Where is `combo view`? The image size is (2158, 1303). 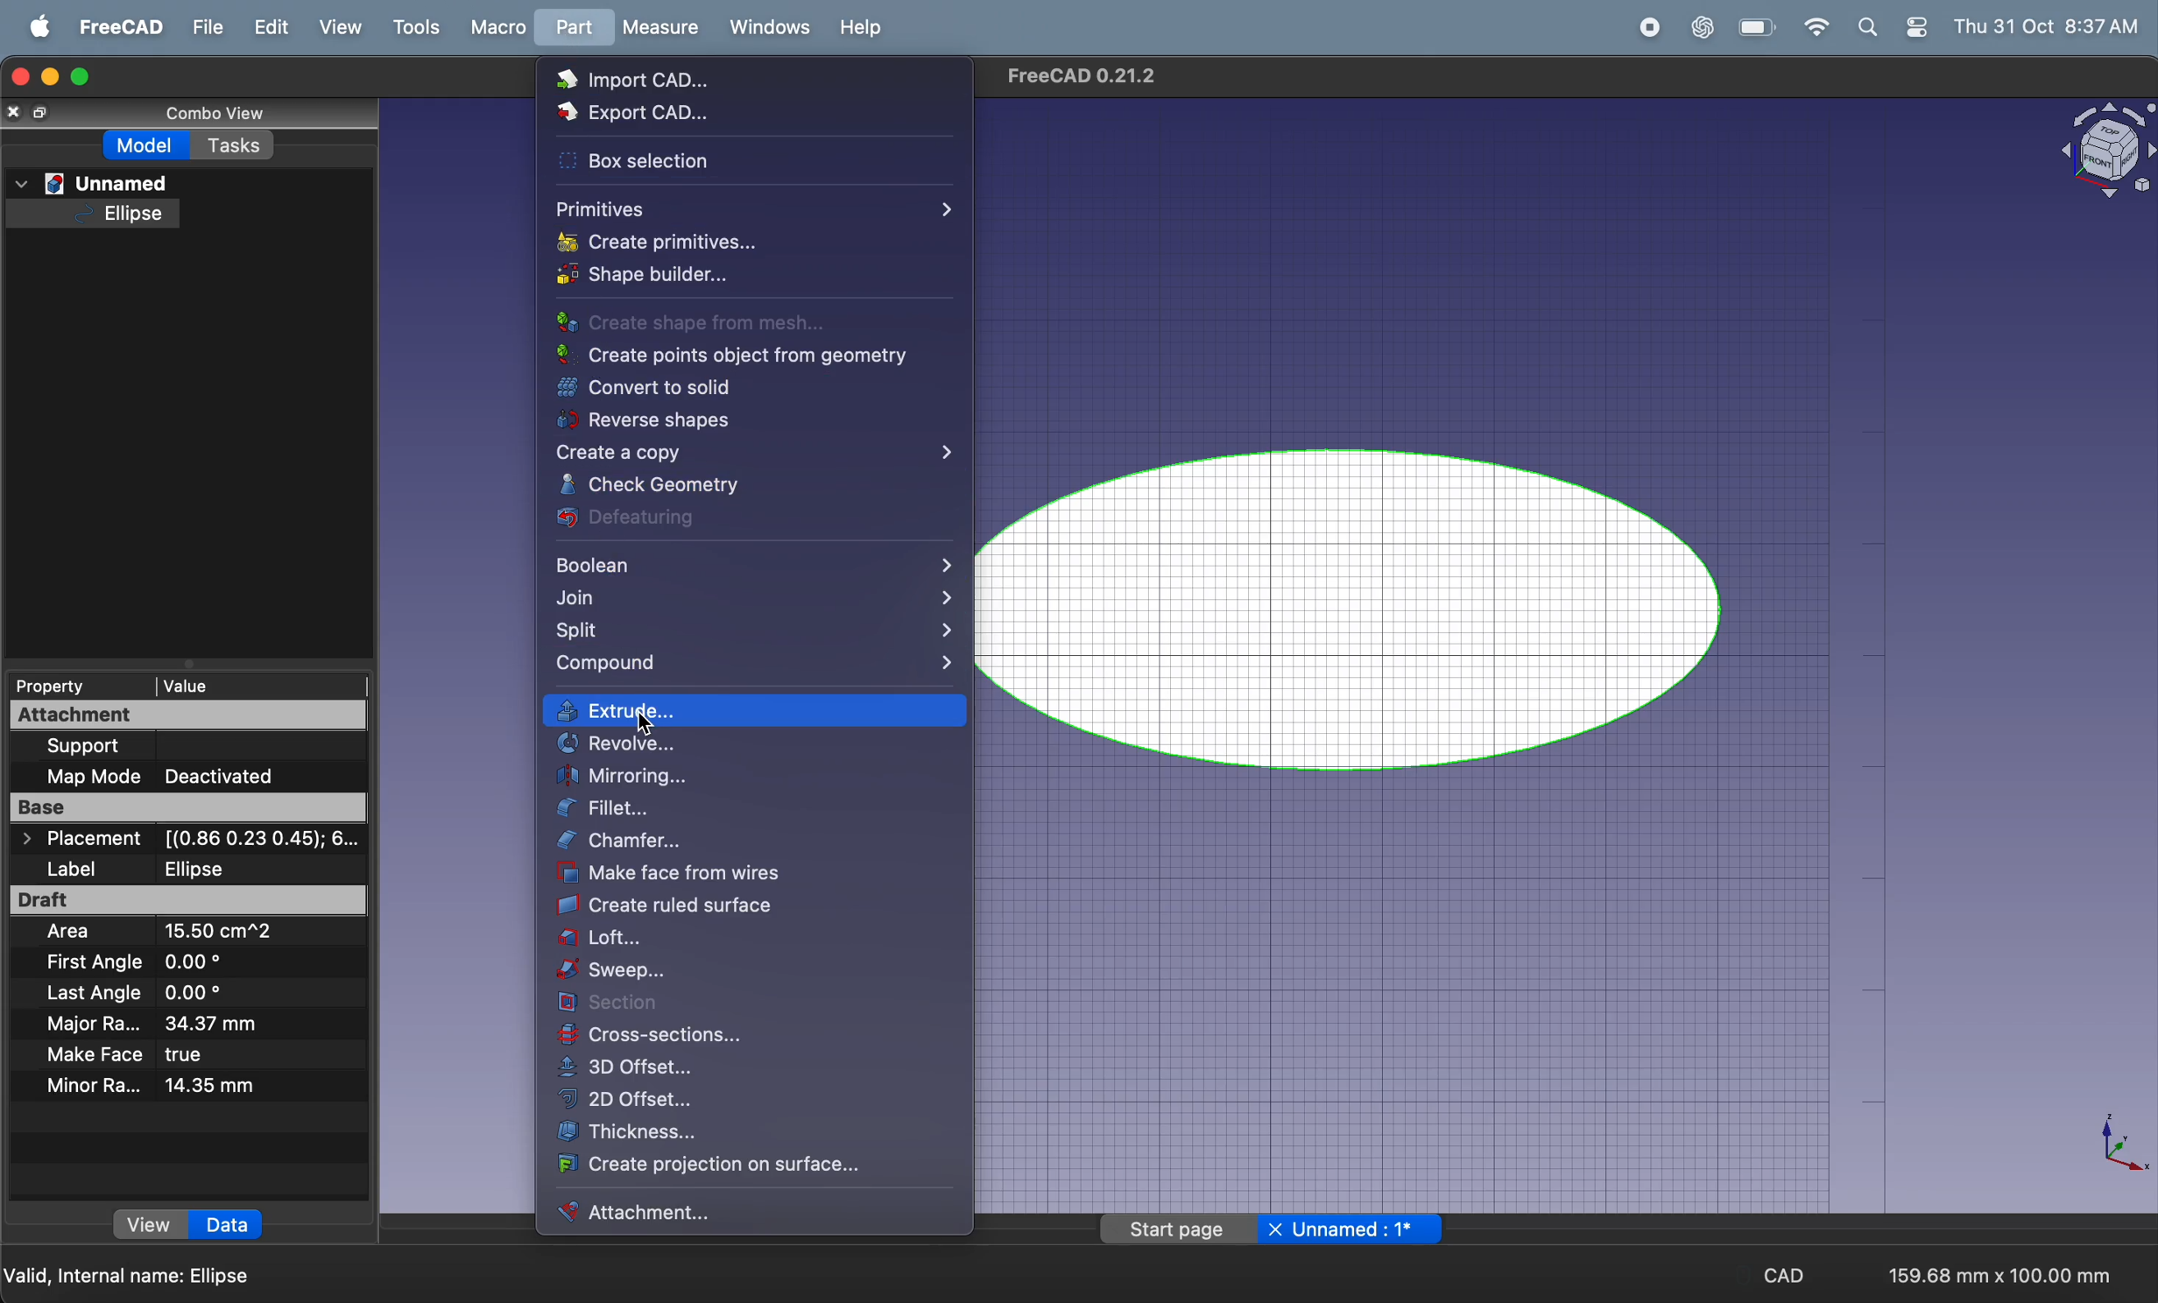
combo view is located at coordinates (235, 116).